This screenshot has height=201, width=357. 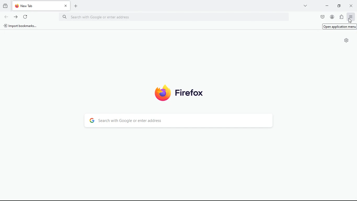 What do you see at coordinates (180, 93) in the screenshot?
I see `firefox` at bounding box center [180, 93].